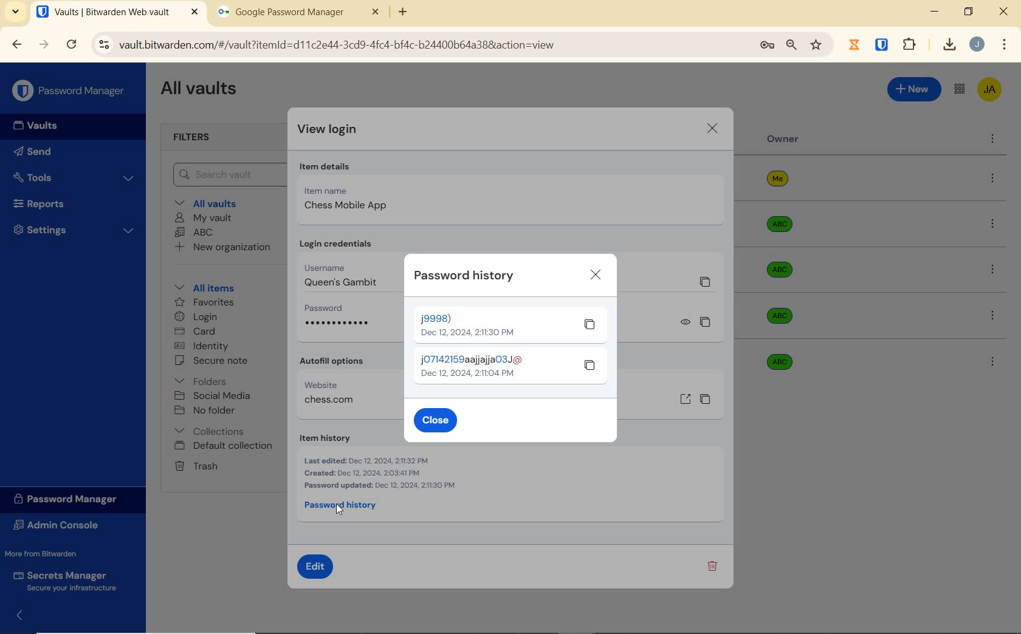 This screenshot has height=634, width=1021. I want to click on open tab, so click(119, 13).